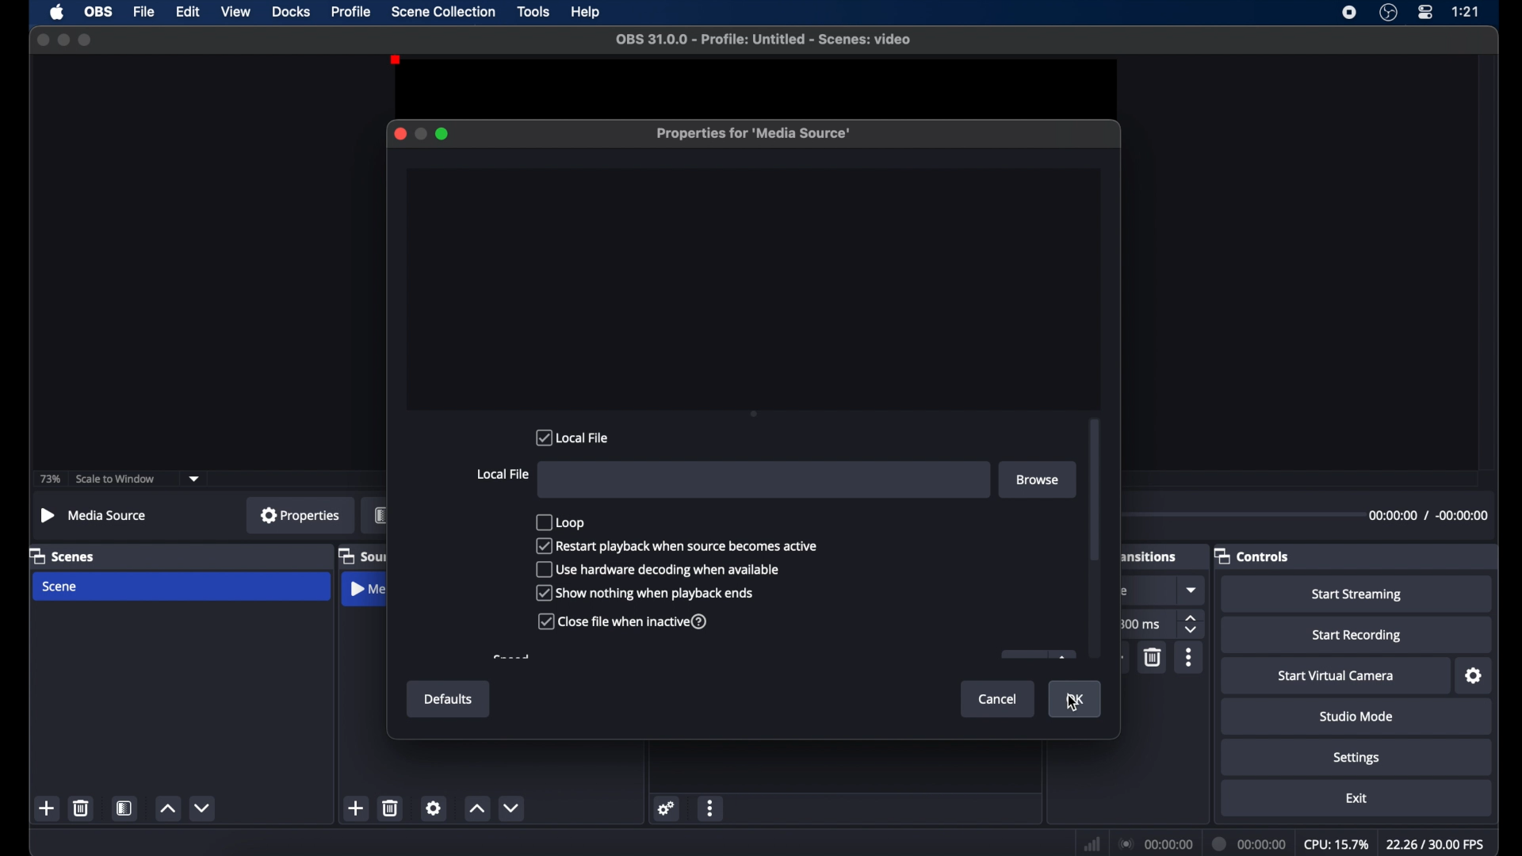 The width and height of the screenshot is (1522, 856). I want to click on add, so click(355, 808).